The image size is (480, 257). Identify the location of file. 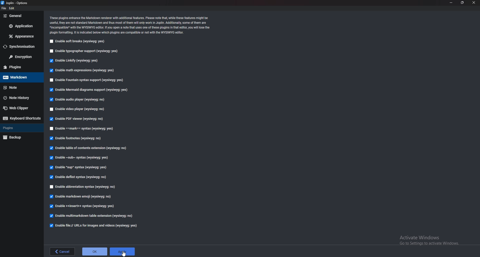
(4, 8).